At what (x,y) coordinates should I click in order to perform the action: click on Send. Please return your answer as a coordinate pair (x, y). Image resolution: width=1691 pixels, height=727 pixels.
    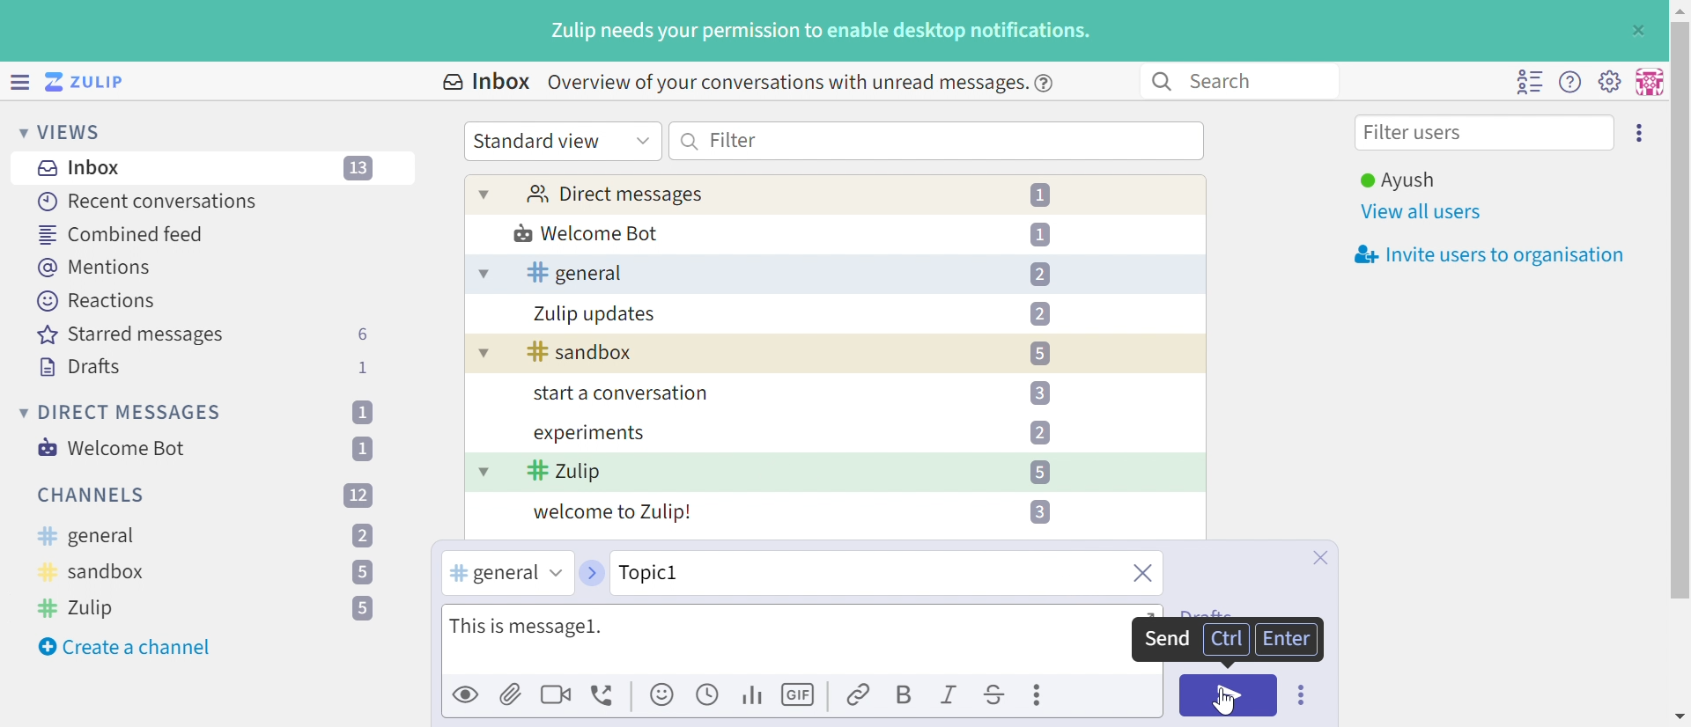
    Looking at the image, I should click on (1229, 694).